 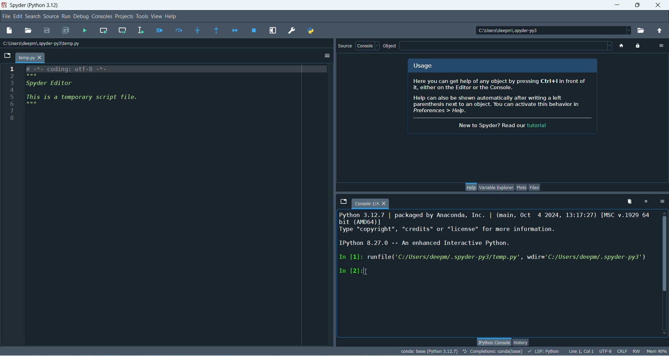 I want to click on cursor, so click(x=364, y=271).